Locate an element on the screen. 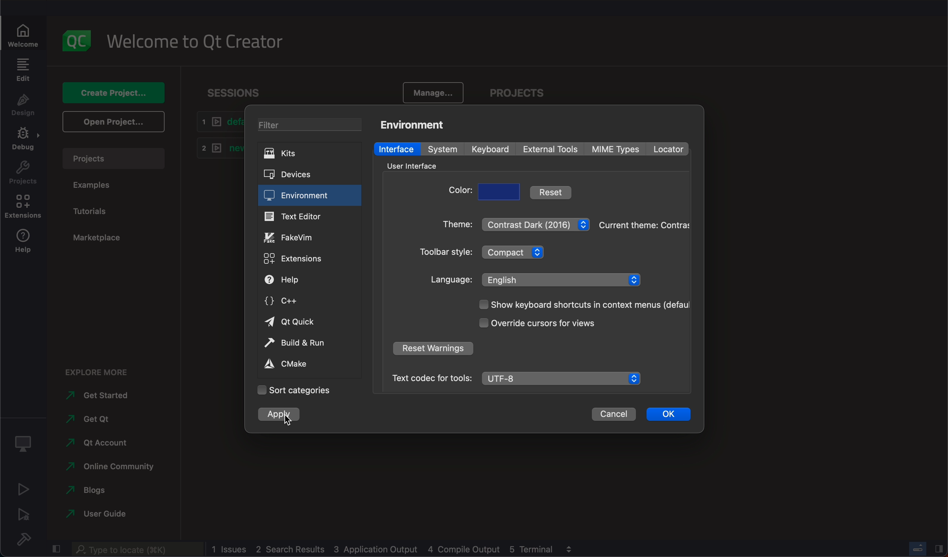 The image size is (948, 557). cursor is located at coordinates (292, 416).